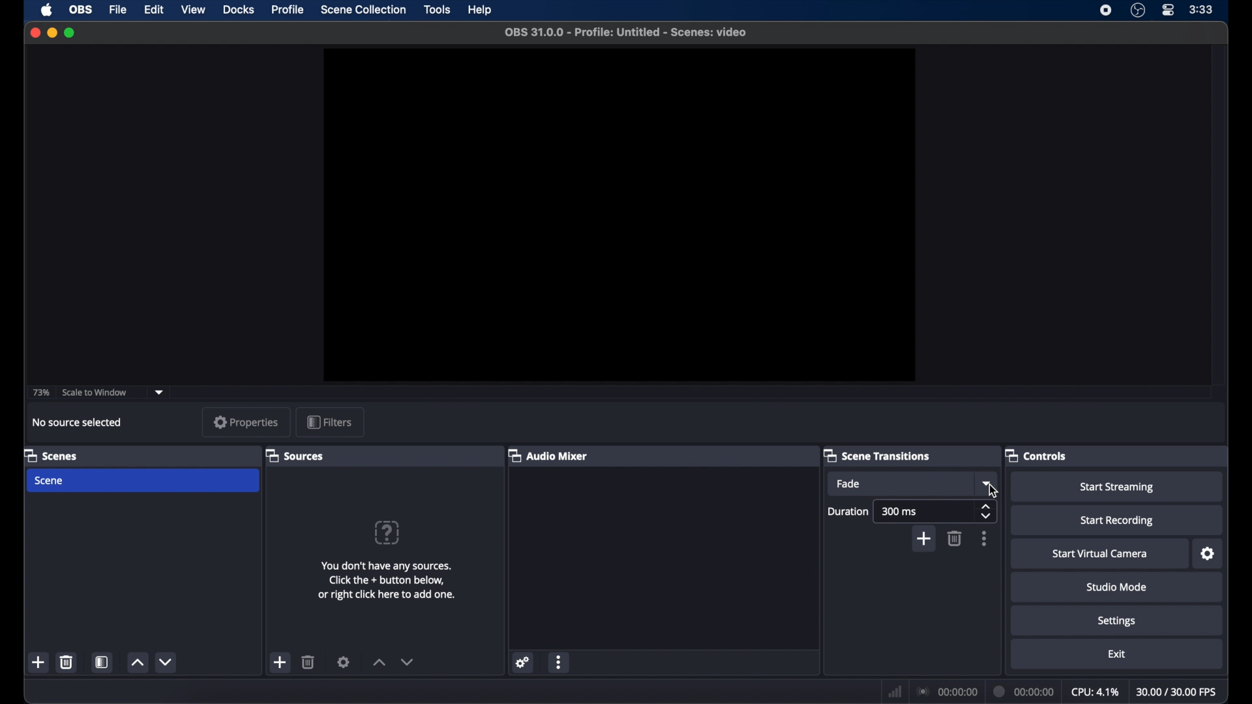  Describe the element at coordinates (94, 393) in the screenshot. I see `scale to window` at that location.